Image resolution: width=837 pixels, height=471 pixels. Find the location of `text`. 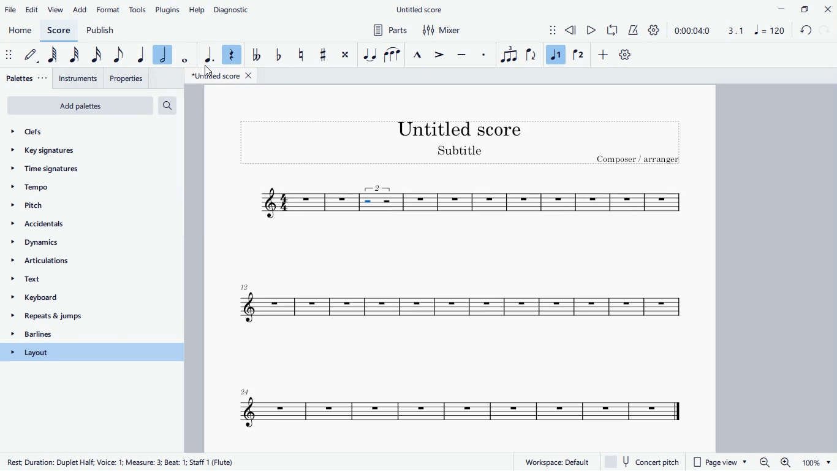

text is located at coordinates (86, 281).